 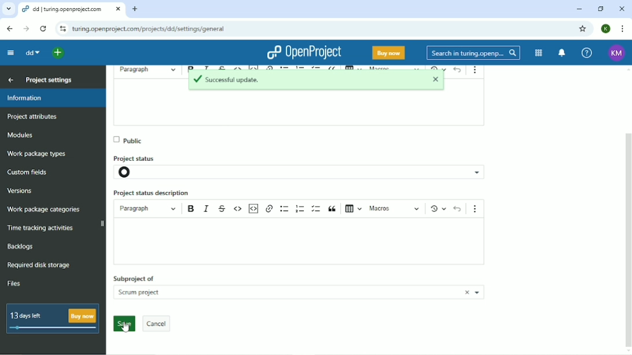 I want to click on K, so click(x=606, y=29).